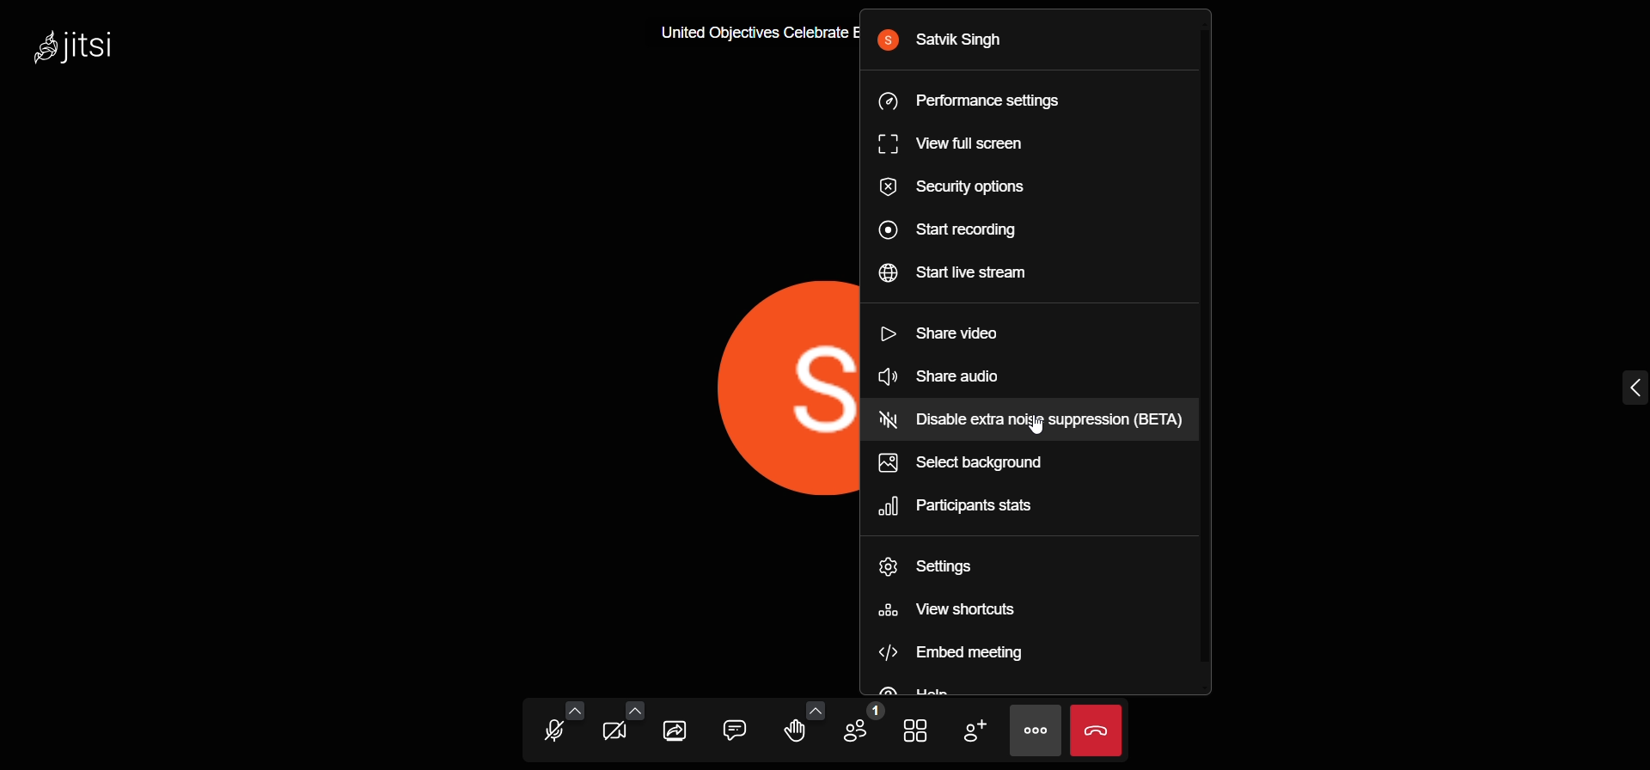  Describe the element at coordinates (675, 731) in the screenshot. I see `share screen` at that location.